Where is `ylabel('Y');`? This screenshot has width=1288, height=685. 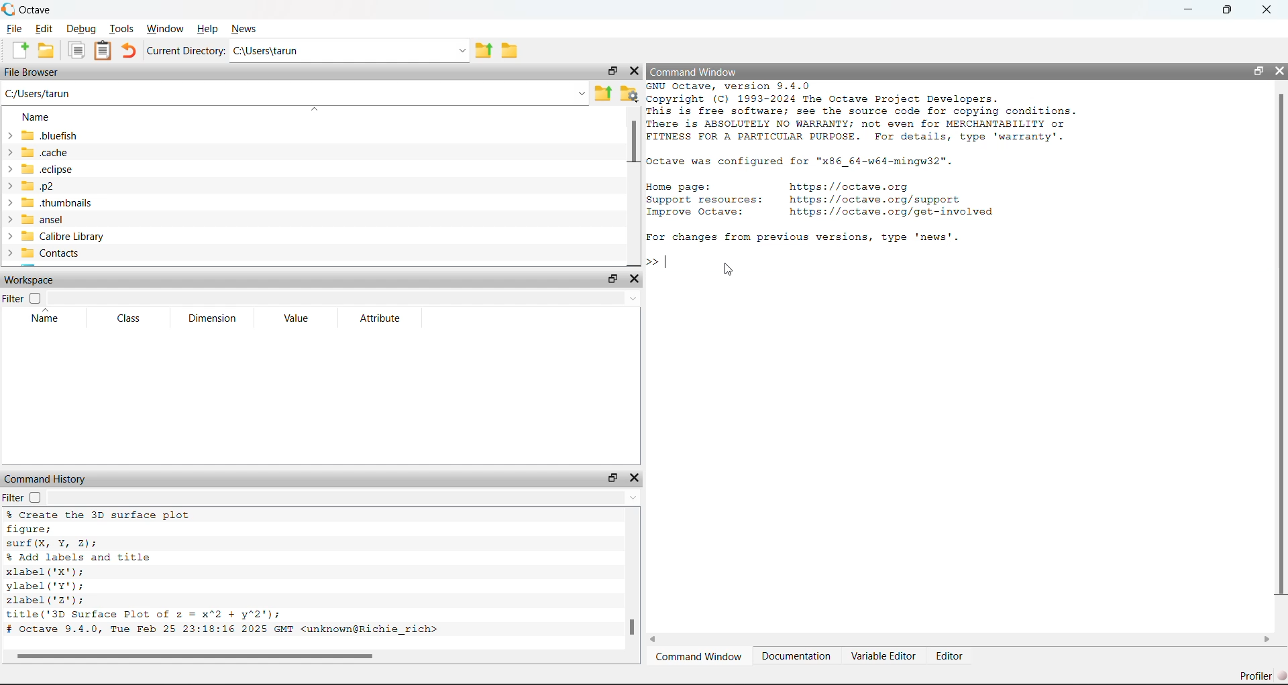 ylabel('Y'); is located at coordinates (48, 586).